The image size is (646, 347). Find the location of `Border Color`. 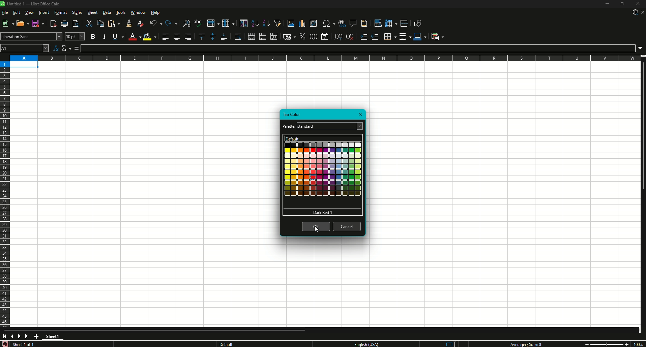

Border Color is located at coordinates (420, 37).